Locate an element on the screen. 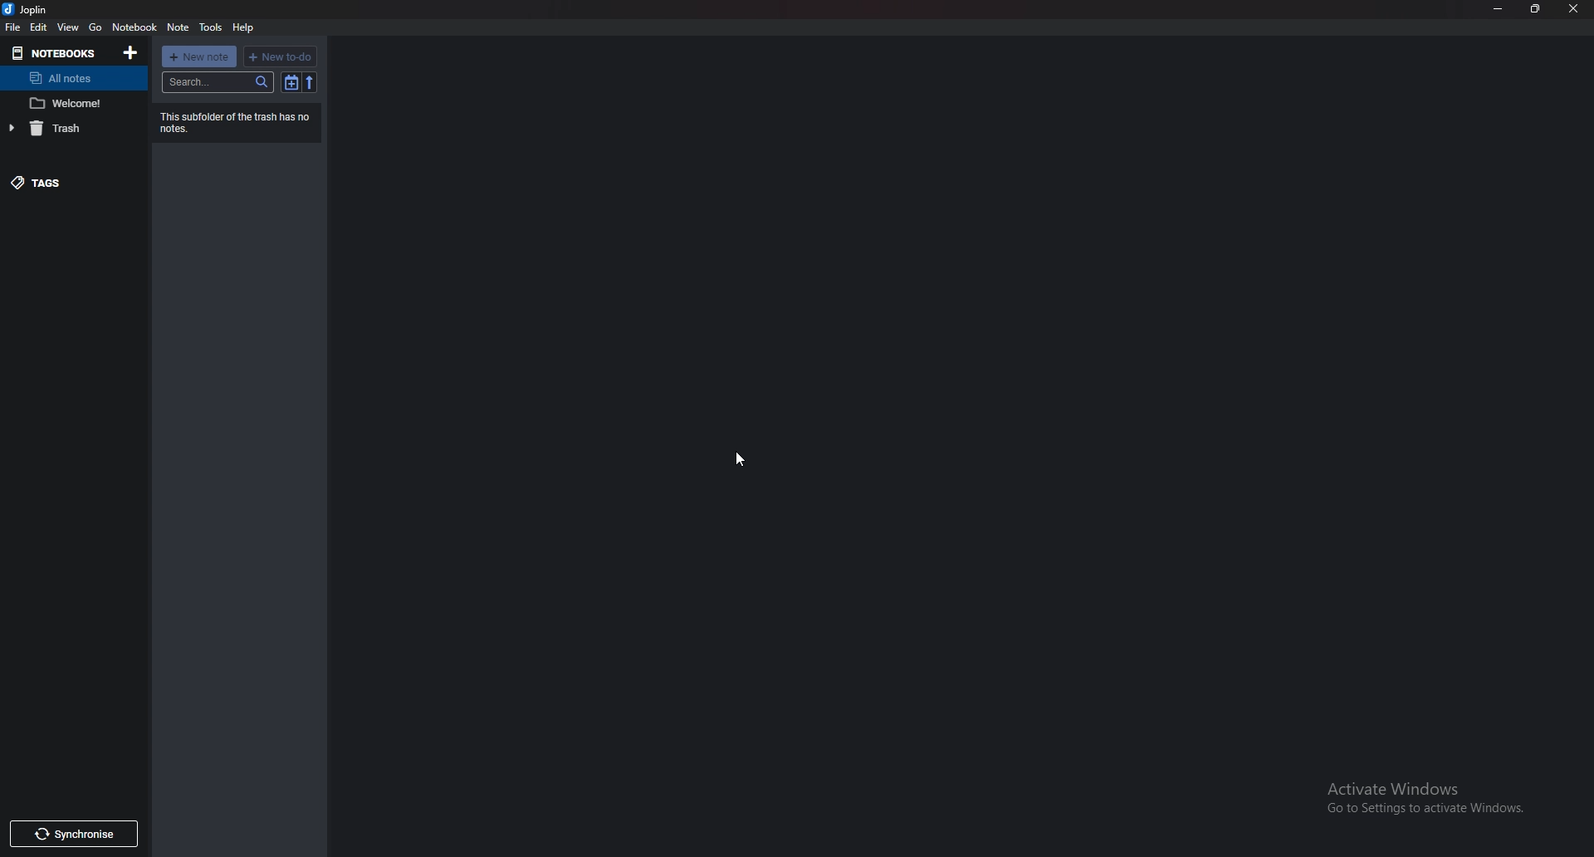 Image resolution: width=1594 pixels, height=857 pixels. edit is located at coordinates (38, 28).